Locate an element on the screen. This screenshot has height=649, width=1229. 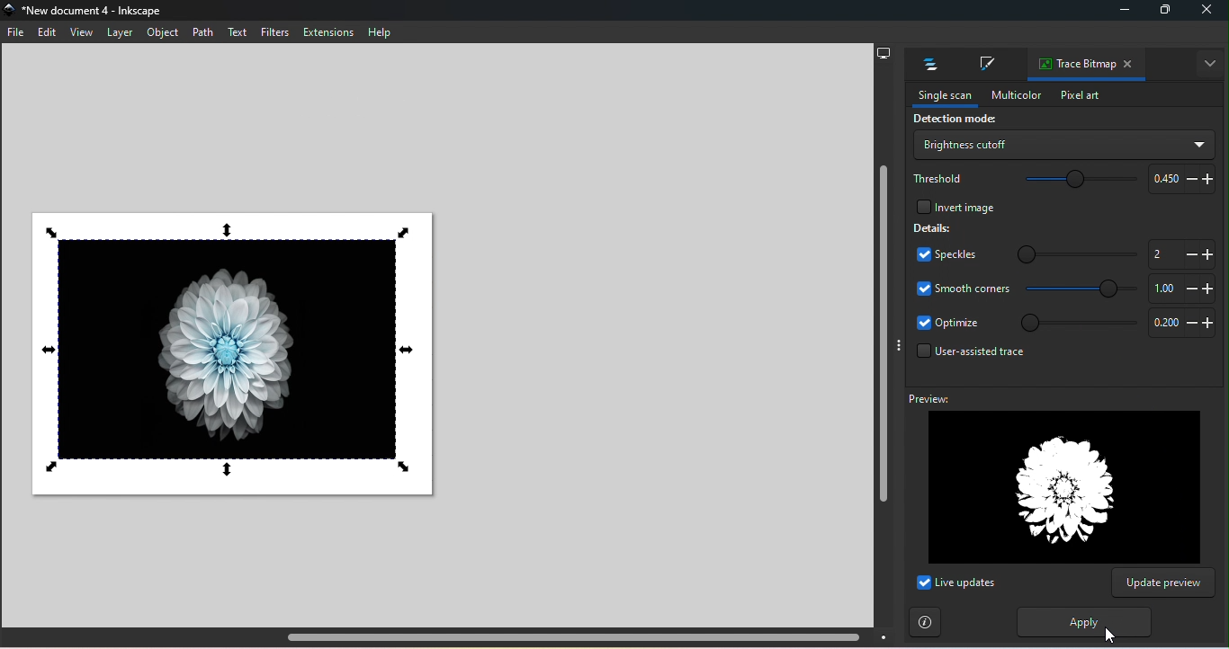
View is located at coordinates (79, 32).